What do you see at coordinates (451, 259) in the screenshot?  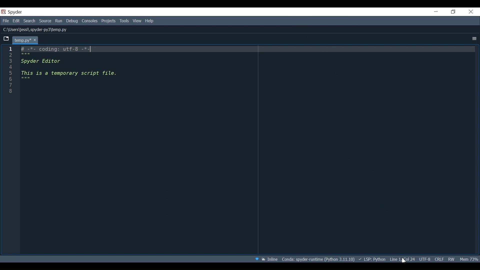 I see `File permission` at bounding box center [451, 259].